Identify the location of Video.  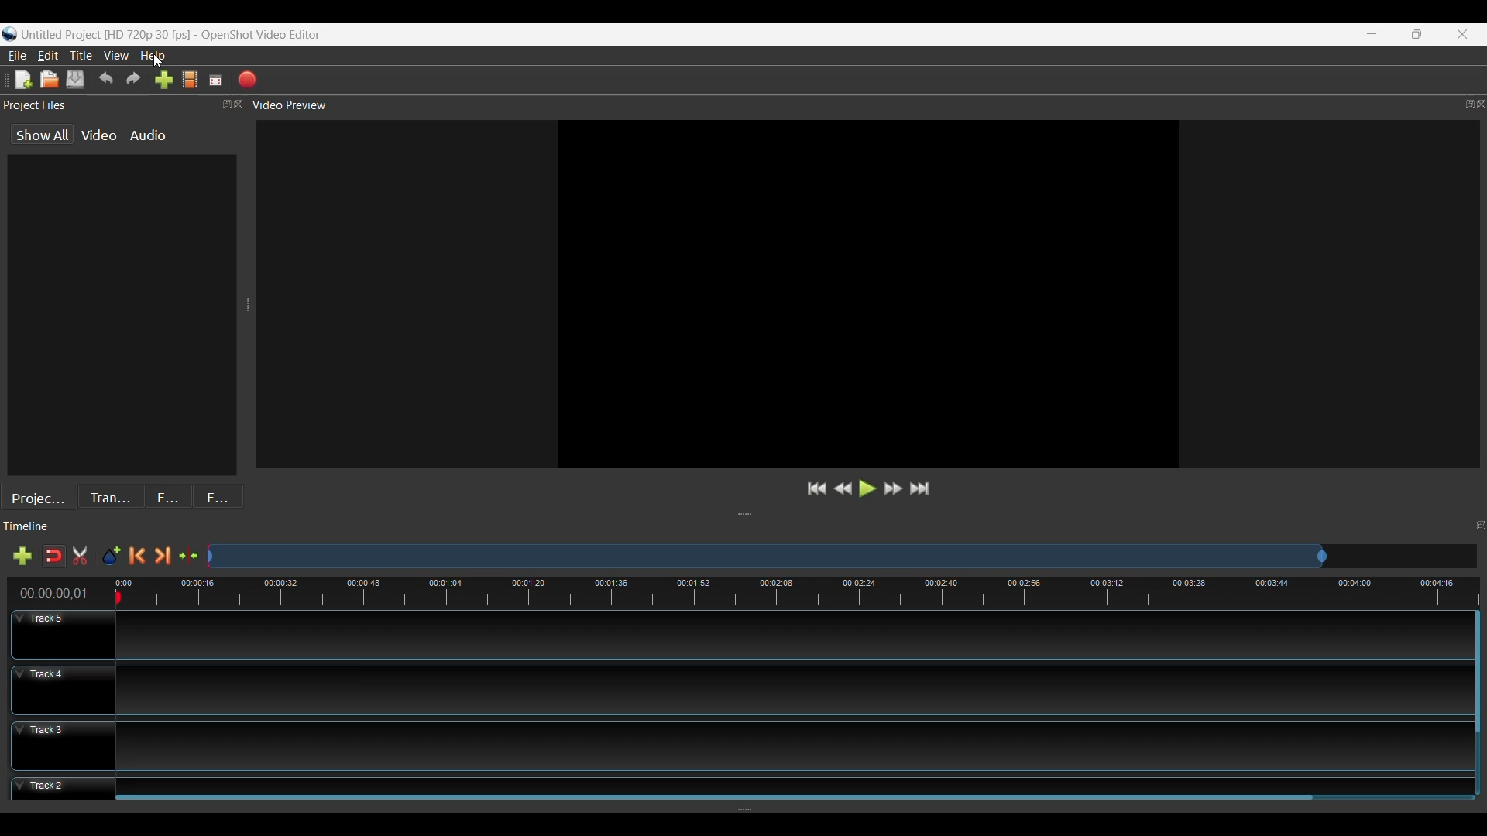
(97, 135).